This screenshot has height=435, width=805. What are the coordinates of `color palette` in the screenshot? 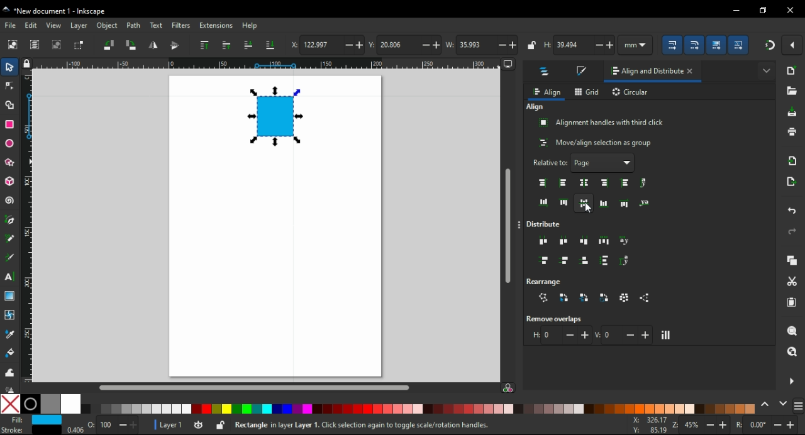 It's located at (420, 409).